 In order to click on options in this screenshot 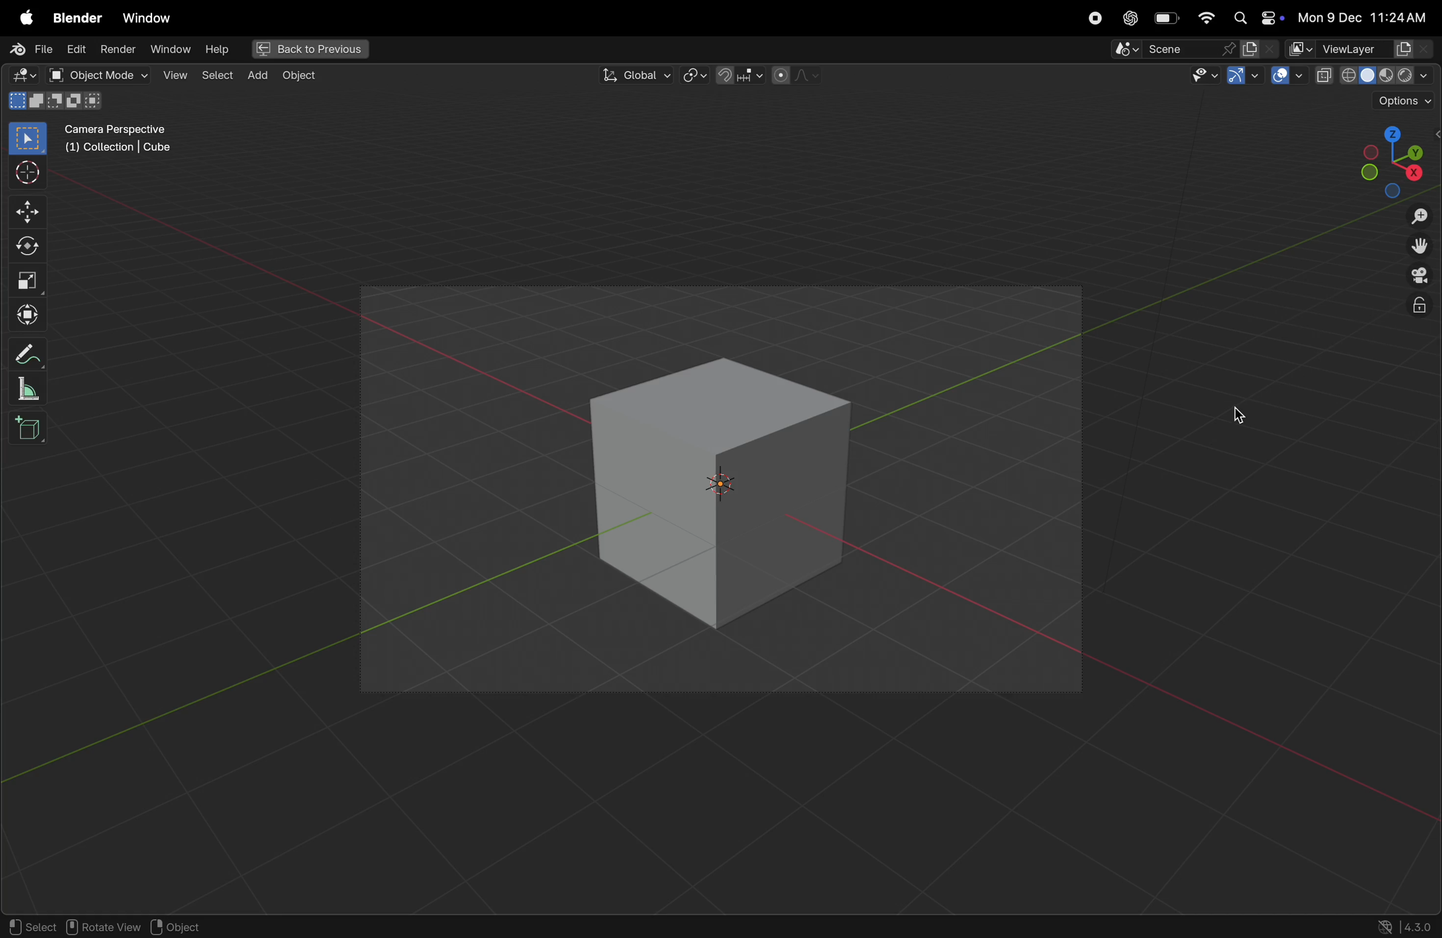, I will do `click(1399, 102)`.